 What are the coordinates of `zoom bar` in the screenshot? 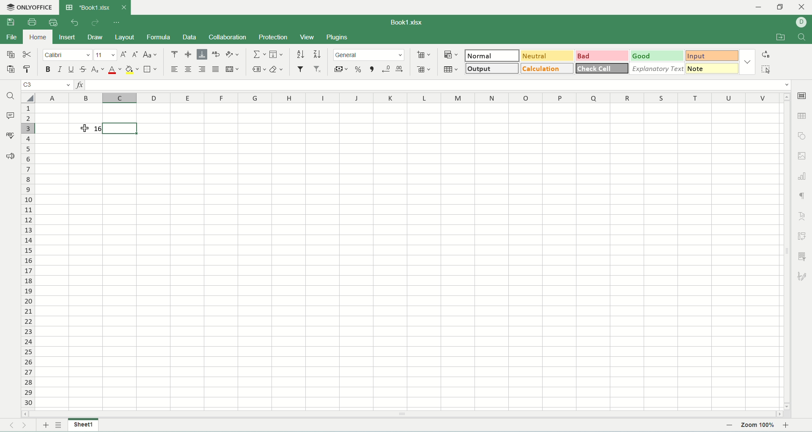 It's located at (738, 426).